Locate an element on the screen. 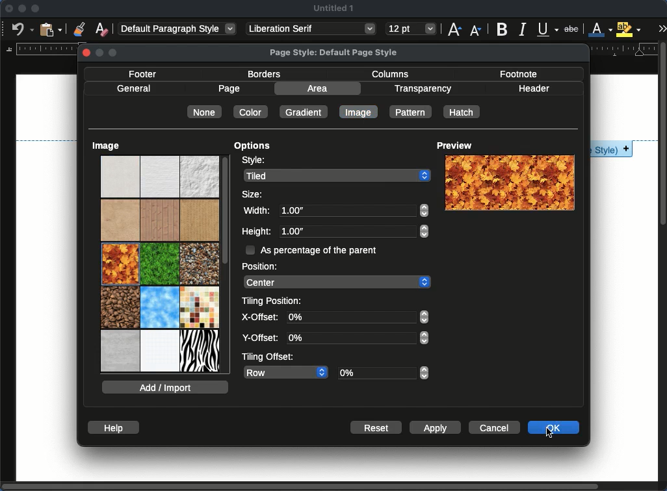 The width and height of the screenshot is (667, 491). footnote is located at coordinates (519, 75).